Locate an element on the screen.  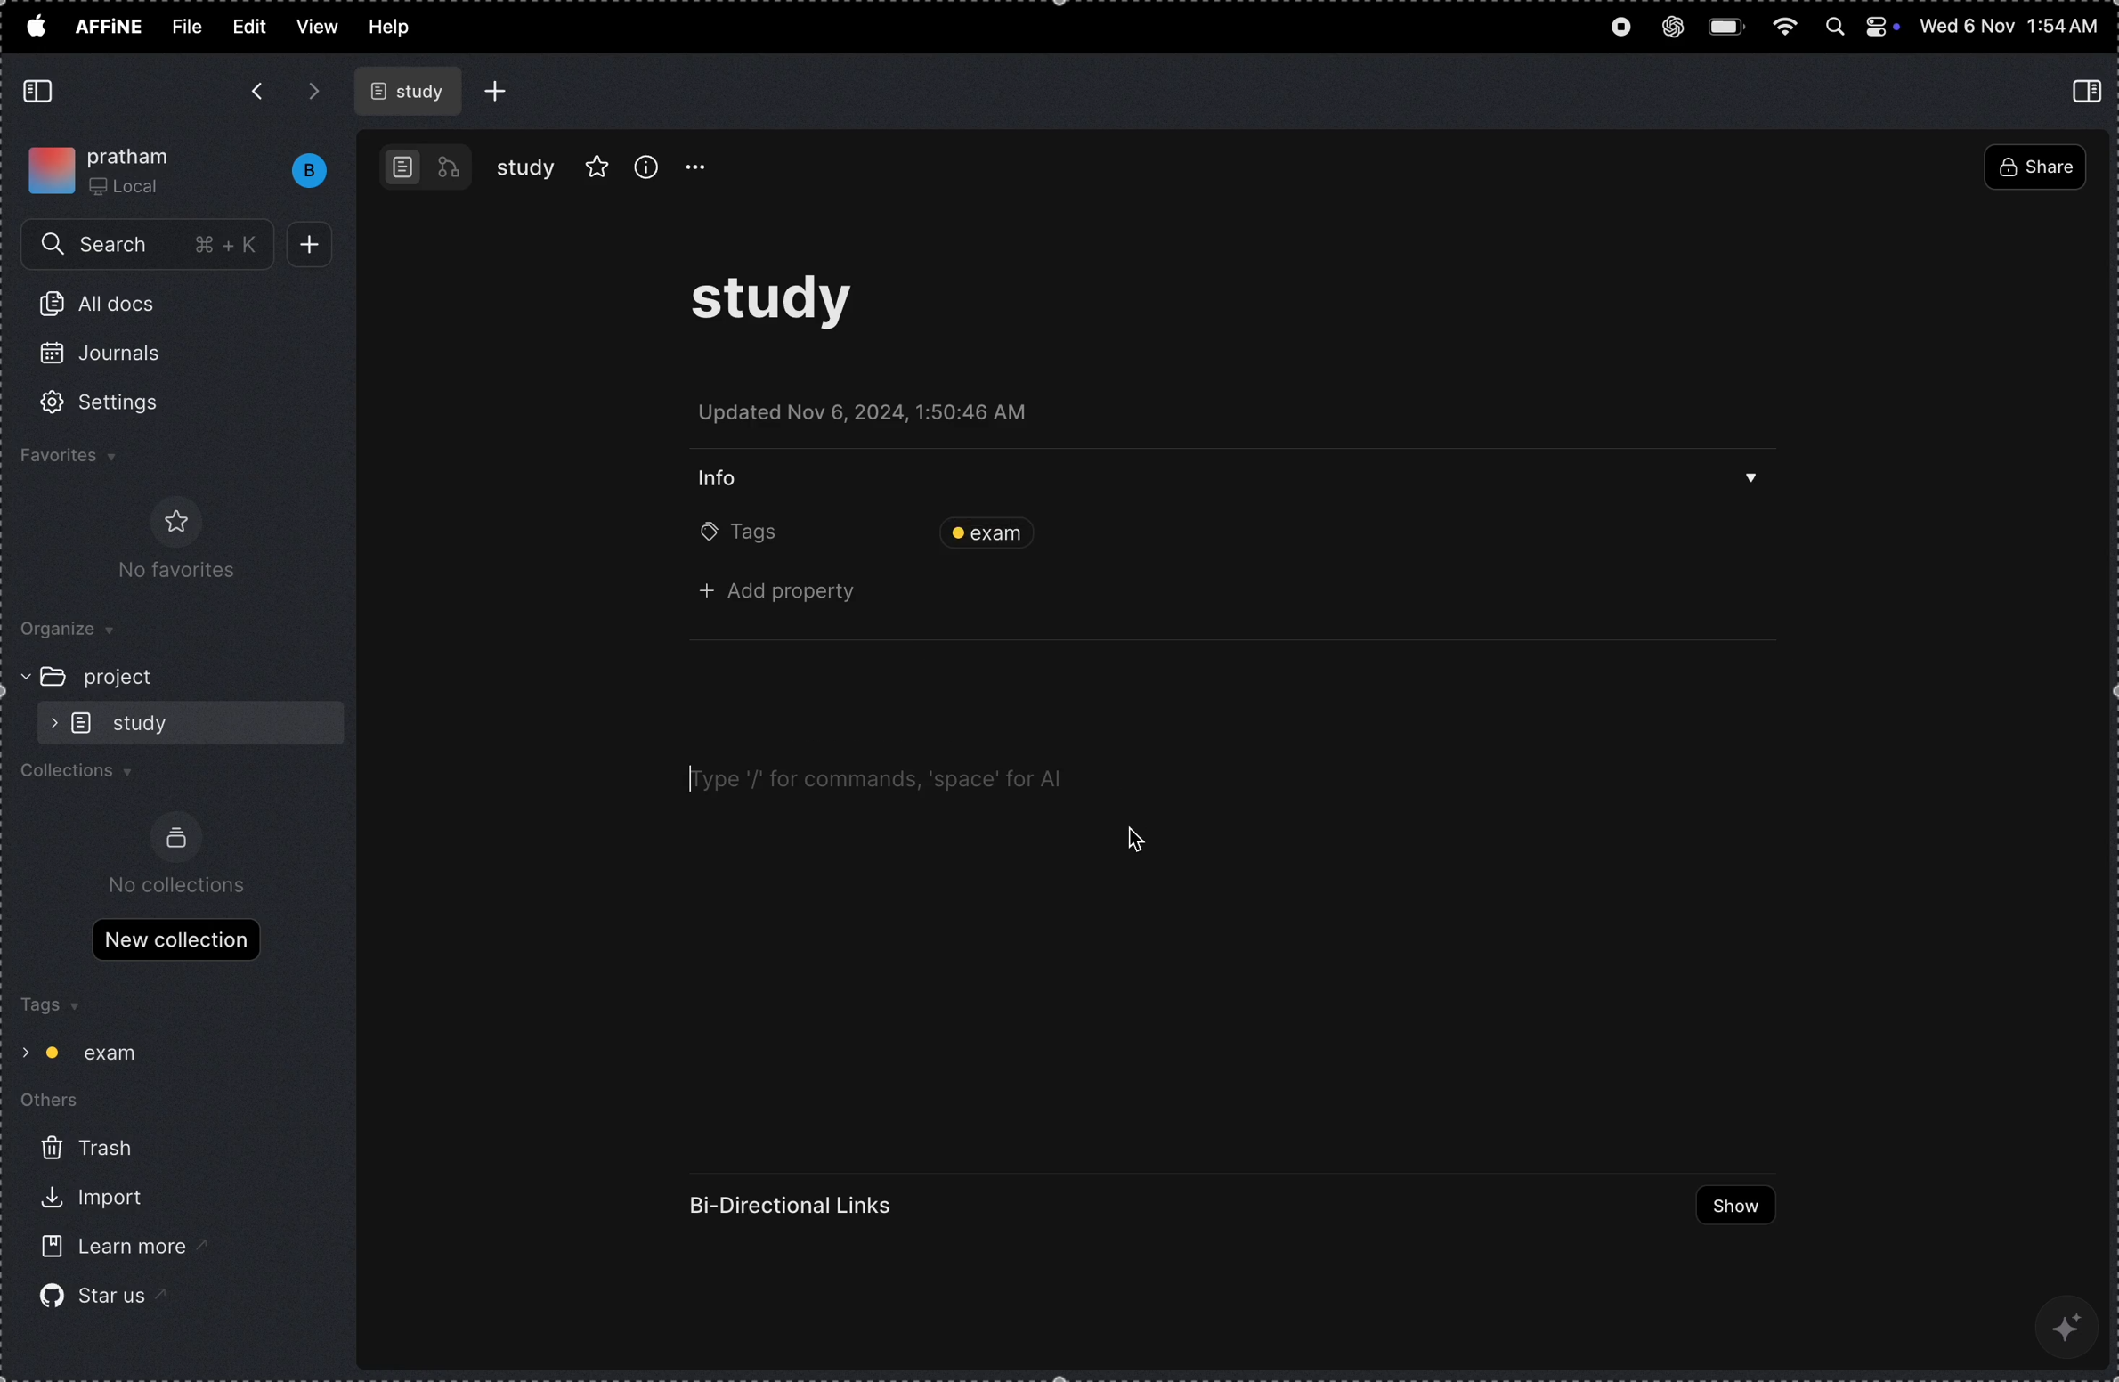
new collections is located at coordinates (175, 938).